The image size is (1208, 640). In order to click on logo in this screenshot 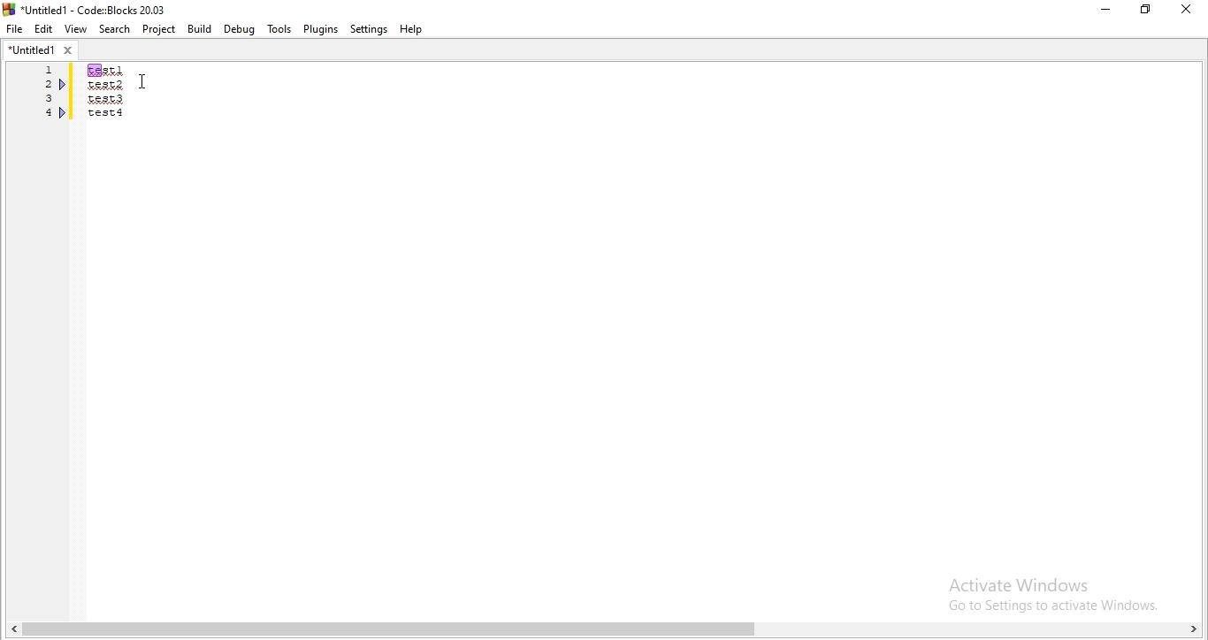, I will do `click(87, 8)`.